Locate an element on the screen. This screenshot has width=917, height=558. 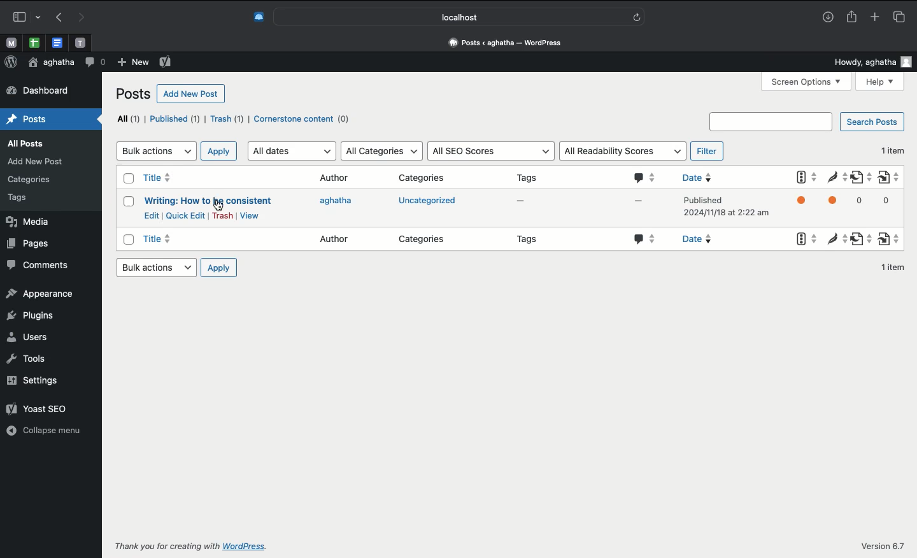
comments is located at coordinates (41, 265).